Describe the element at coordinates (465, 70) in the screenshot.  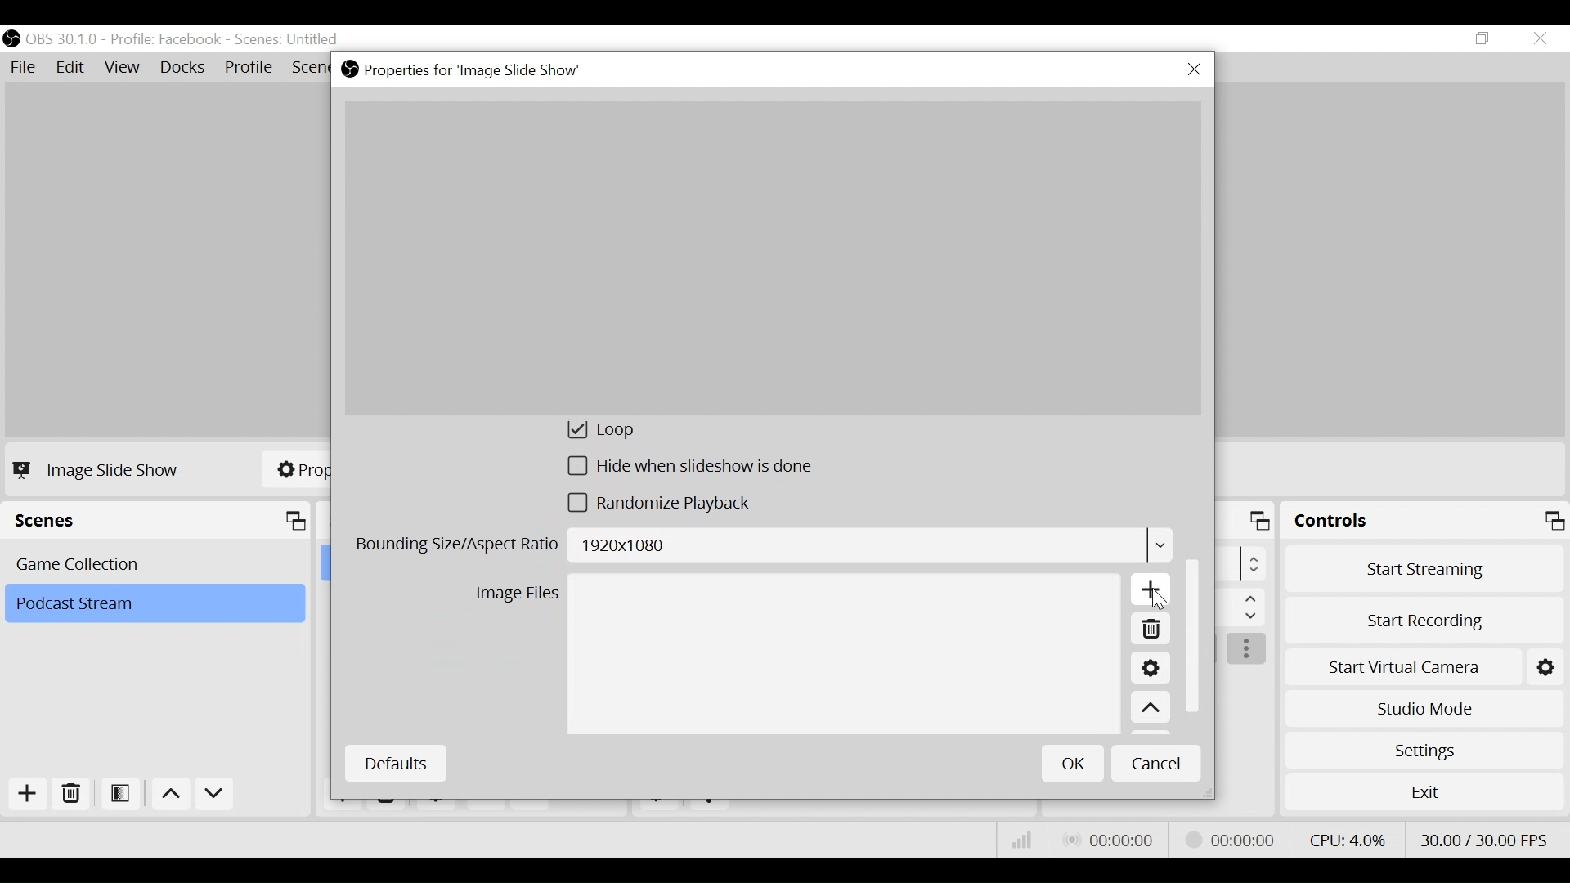
I see `Properties for Image Slideshow` at that location.